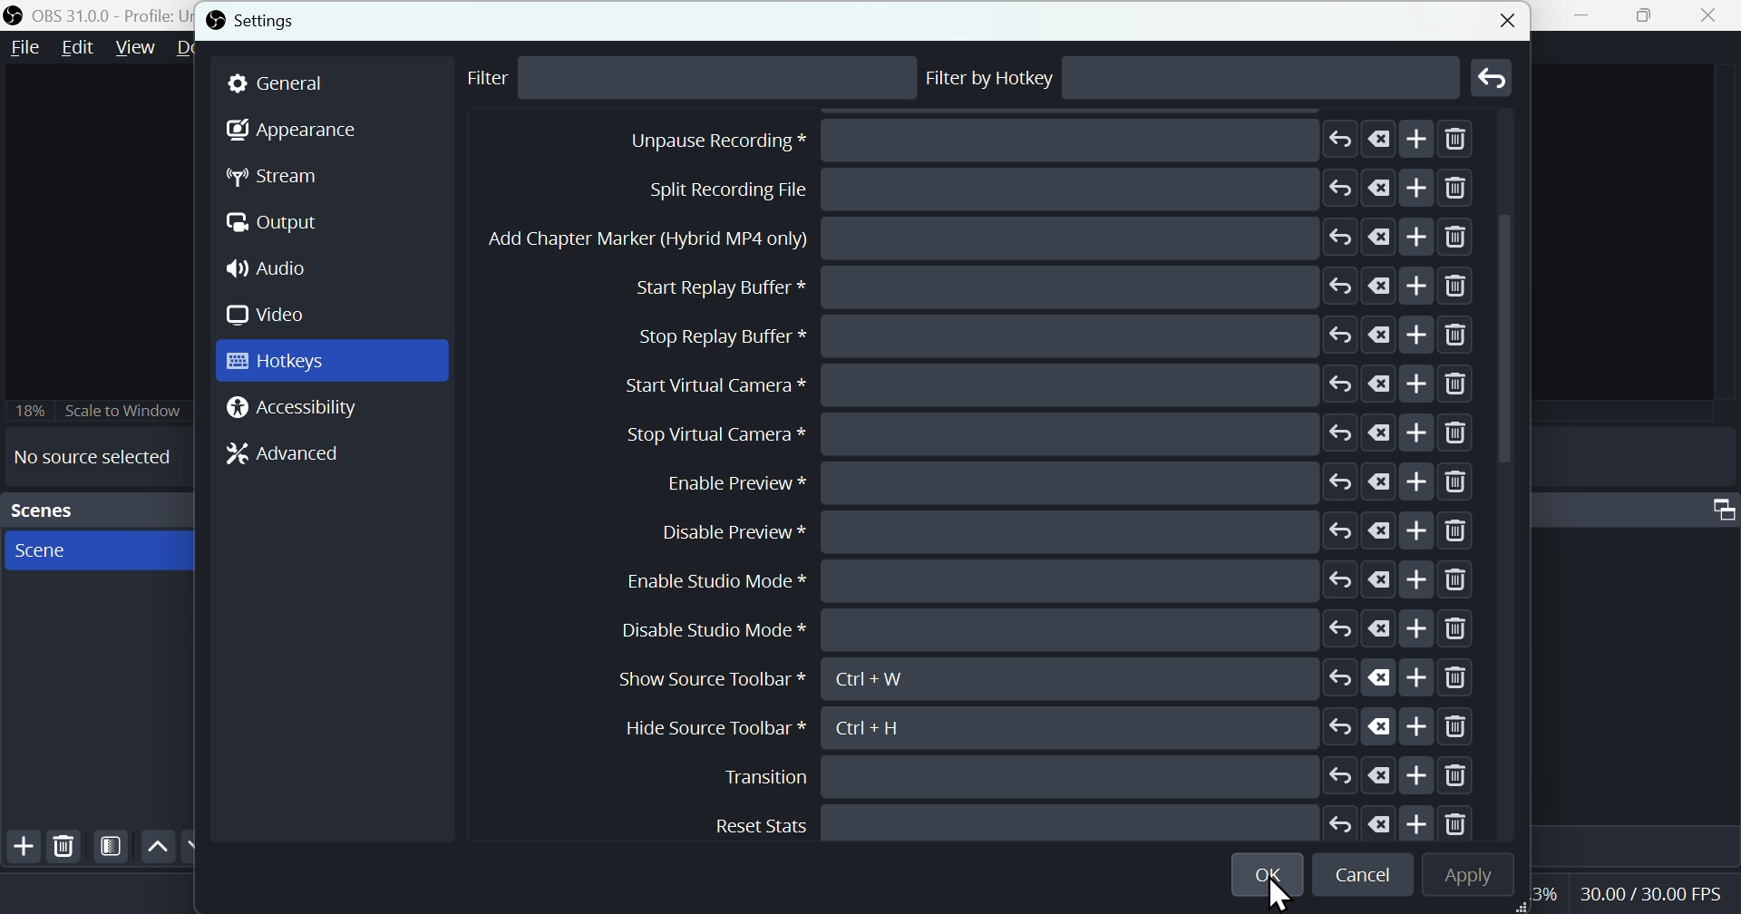  Describe the element at coordinates (297, 409) in the screenshot. I see `Accessibility` at that location.